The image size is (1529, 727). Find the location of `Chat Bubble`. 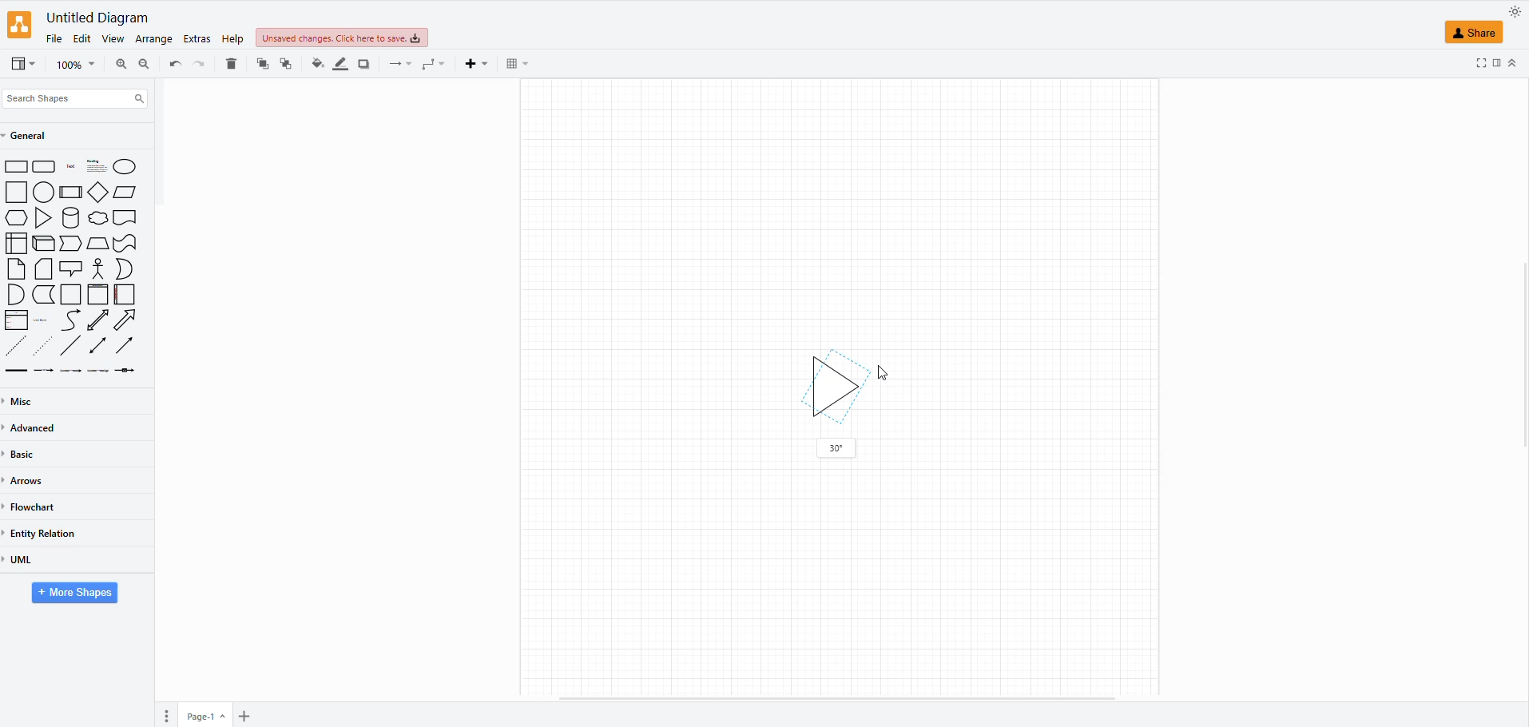

Chat Bubble is located at coordinates (98, 218).